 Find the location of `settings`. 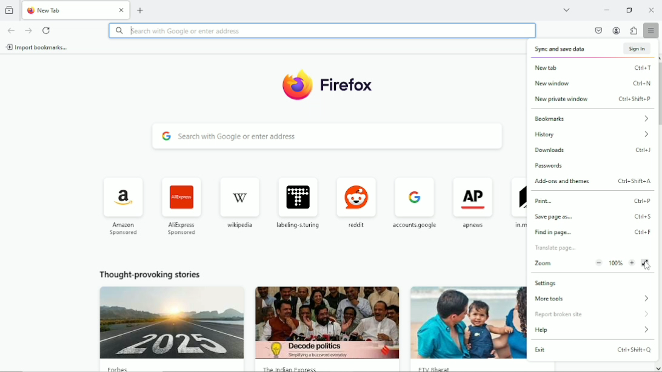

settings is located at coordinates (547, 282).